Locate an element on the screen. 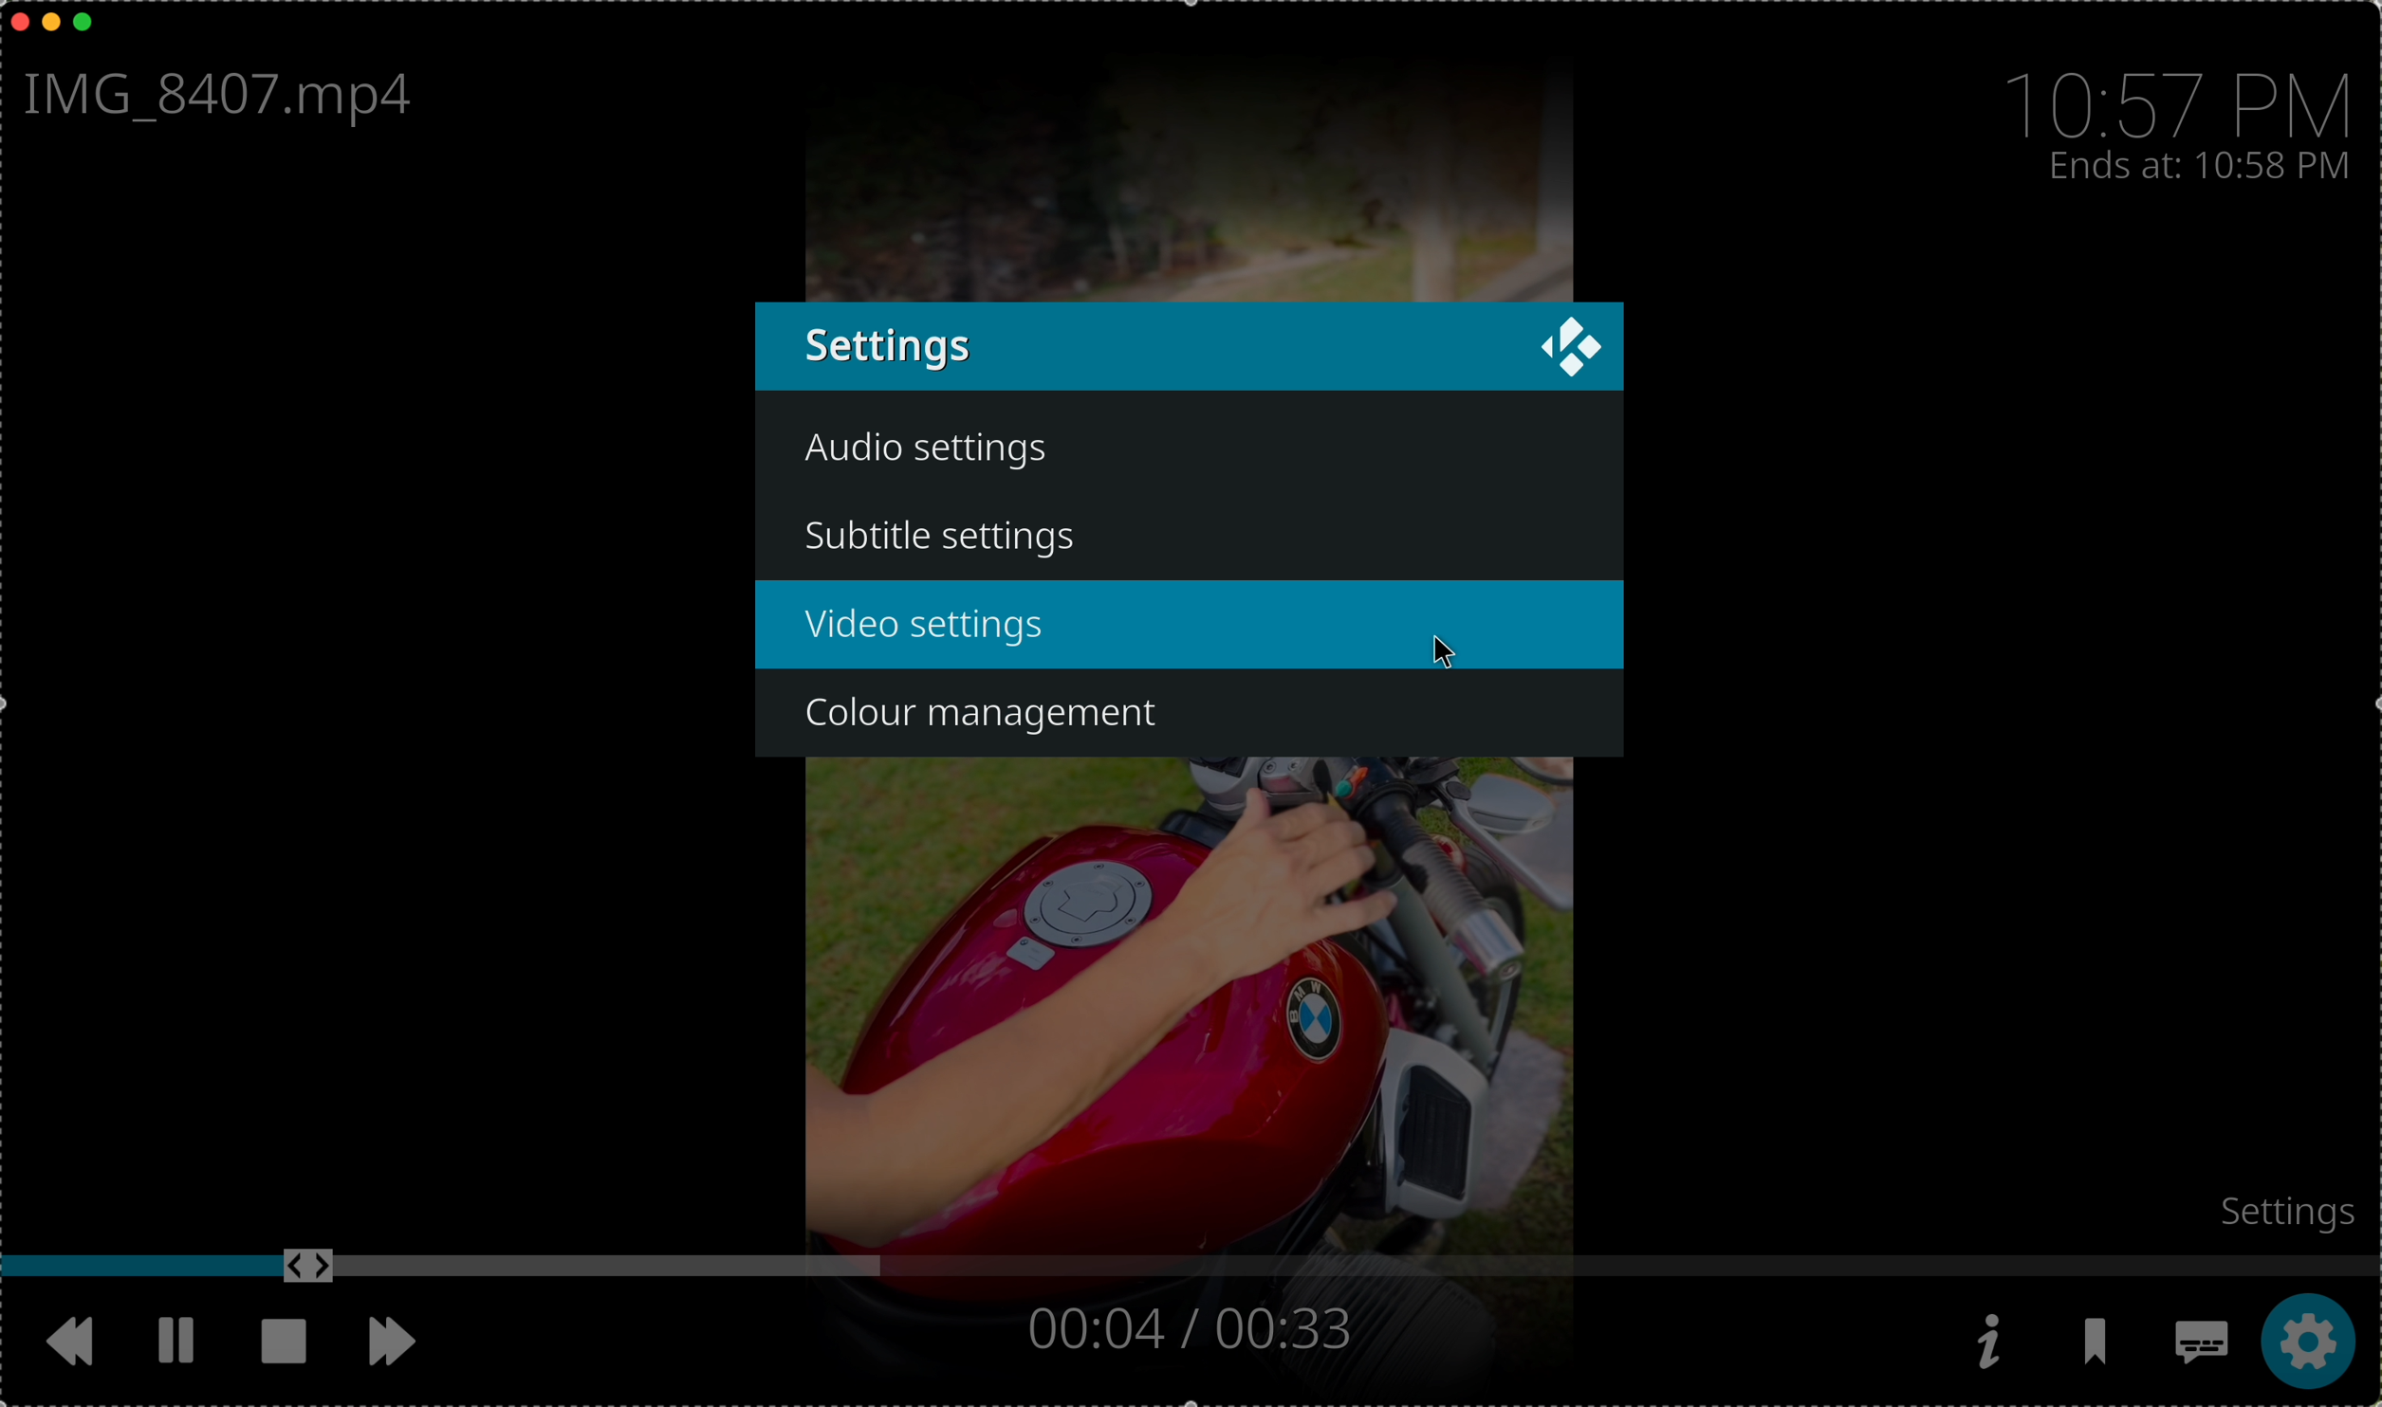 The height and width of the screenshot is (1407, 2382). IMG_8407.mp4 is located at coordinates (228, 99).